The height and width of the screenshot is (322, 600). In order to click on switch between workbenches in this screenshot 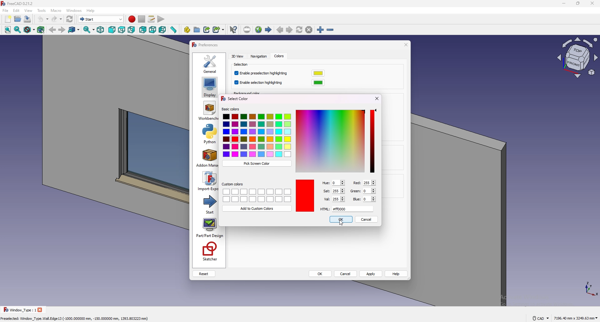, I will do `click(101, 19)`.